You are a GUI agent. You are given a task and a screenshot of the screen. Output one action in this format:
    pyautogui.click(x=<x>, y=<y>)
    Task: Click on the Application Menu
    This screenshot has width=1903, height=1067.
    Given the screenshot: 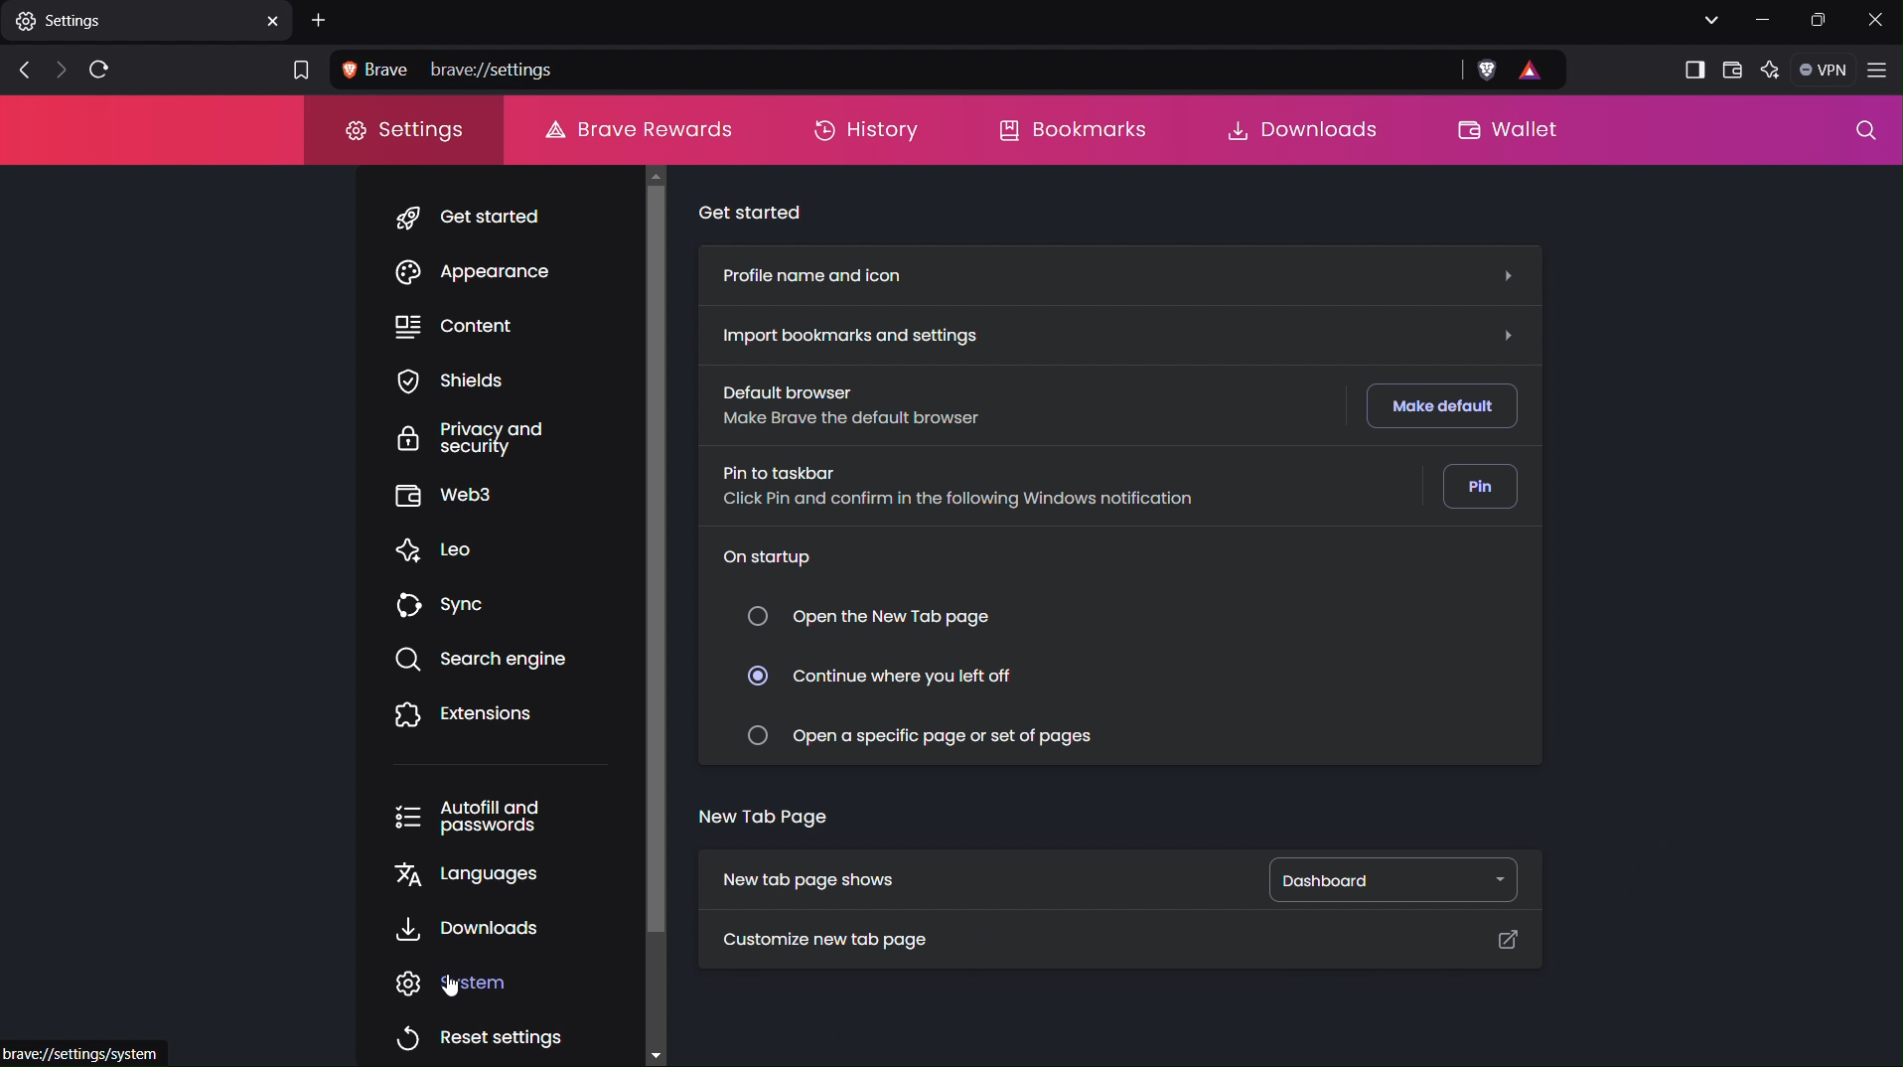 What is the action you would take?
    pyautogui.click(x=1879, y=73)
    